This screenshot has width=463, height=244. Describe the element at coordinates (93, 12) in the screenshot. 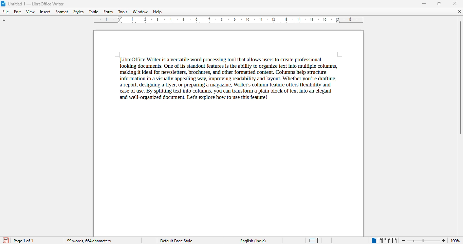

I see `table` at that location.